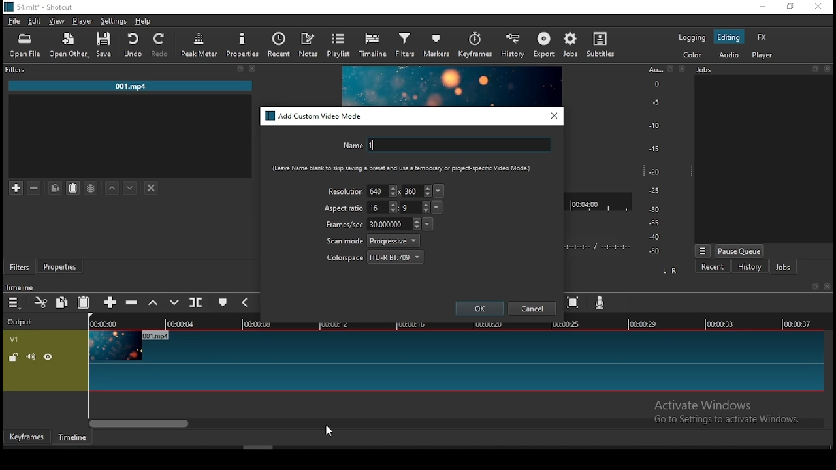 This screenshot has width=836, height=470. Describe the element at coordinates (692, 54) in the screenshot. I see `color` at that location.